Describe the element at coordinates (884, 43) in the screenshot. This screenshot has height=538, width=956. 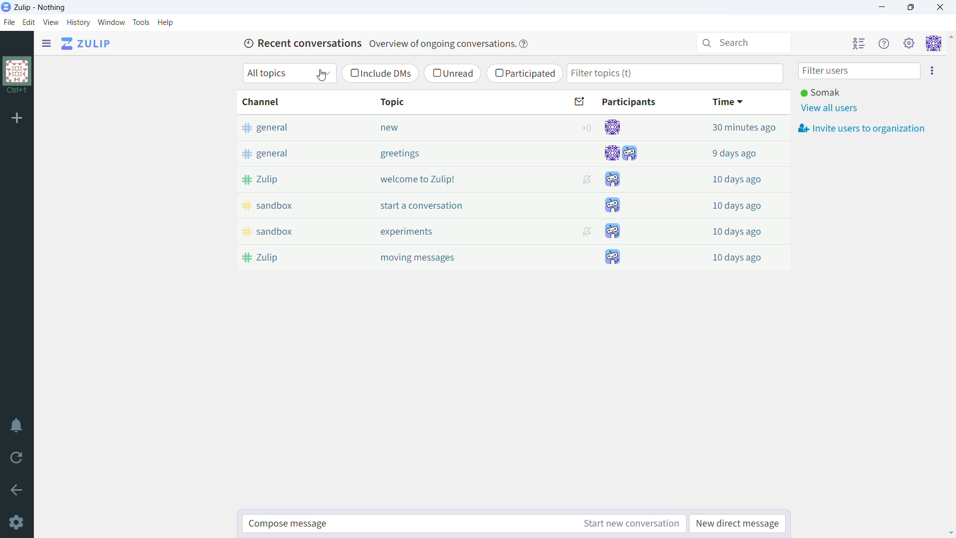
I see `help menu` at that location.